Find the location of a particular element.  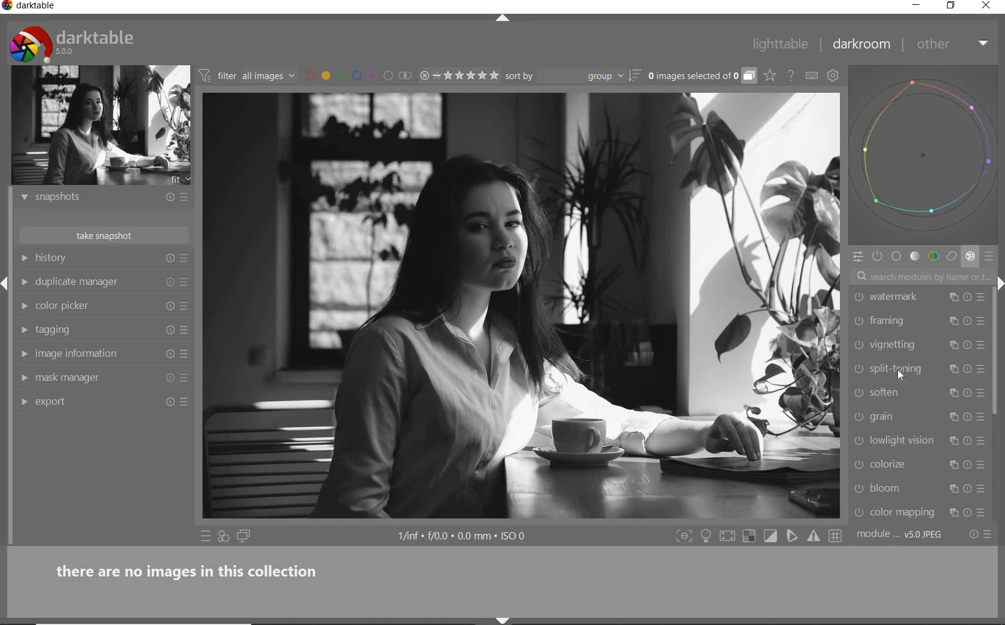

shift+ctrl+f is located at coordinates (684, 536).